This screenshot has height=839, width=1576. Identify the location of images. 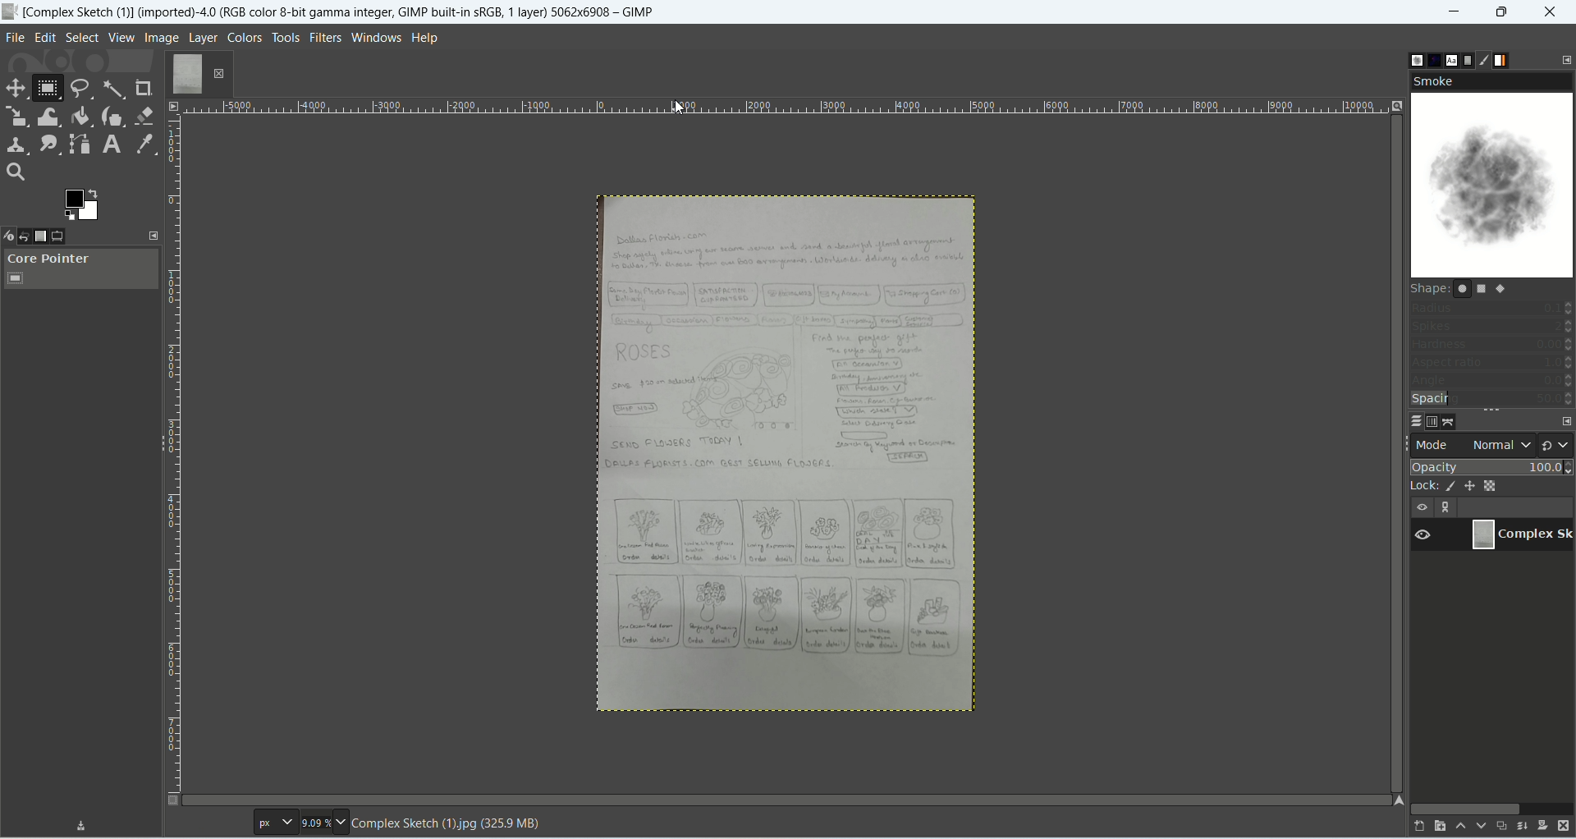
(44, 236).